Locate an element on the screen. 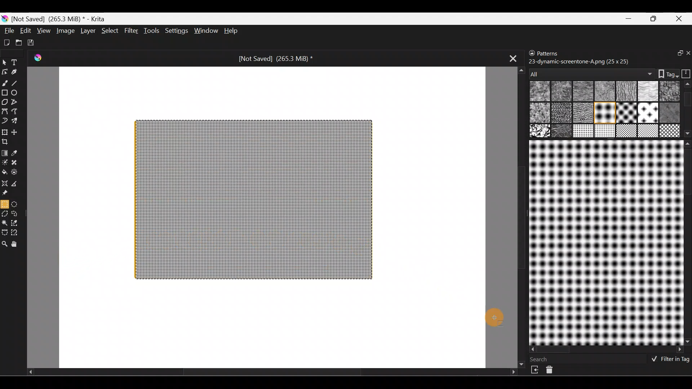 Image resolution: width=692 pixels, height=389 pixels. Smart patch tool is located at coordinates (19, 164).